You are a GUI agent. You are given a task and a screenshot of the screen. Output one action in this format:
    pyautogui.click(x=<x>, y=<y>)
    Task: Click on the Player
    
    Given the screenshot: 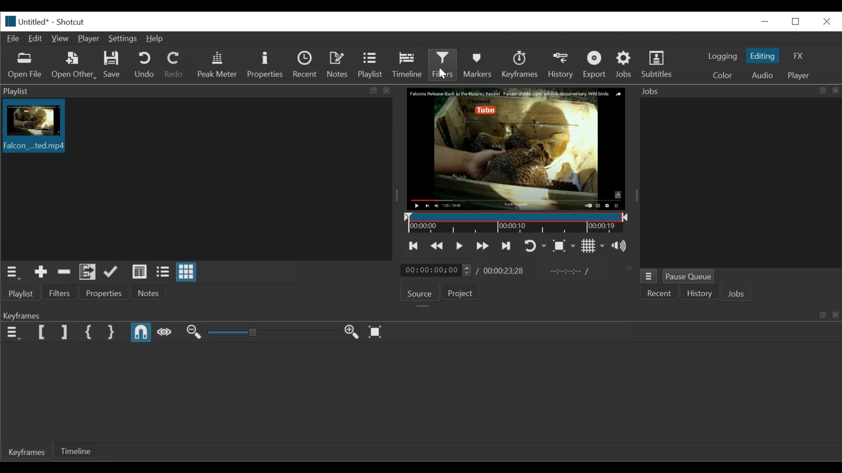 What is the action you would take?
    pyautogui.click(x=89, y=39)
    